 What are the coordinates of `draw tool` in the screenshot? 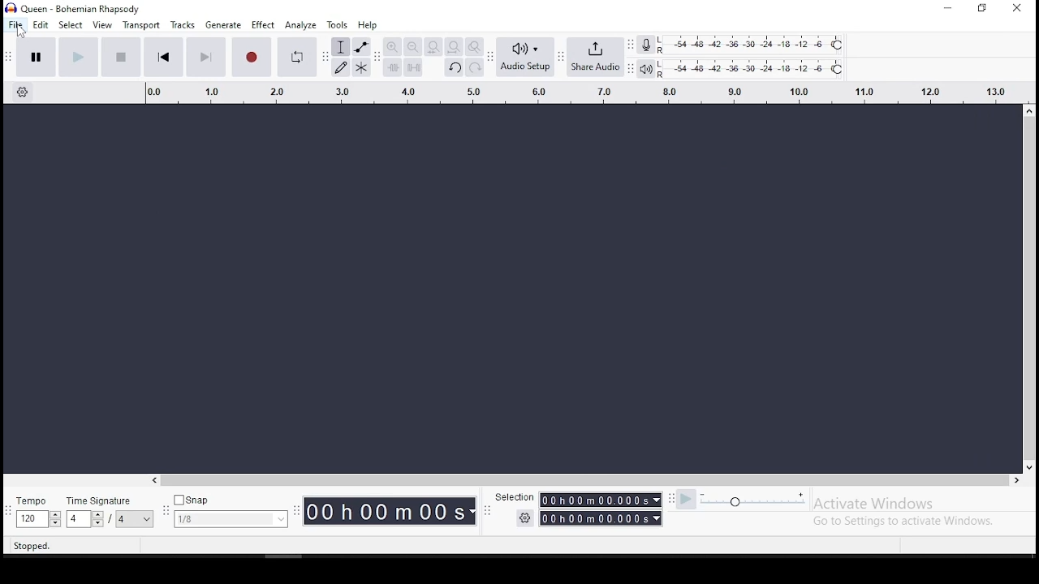 It's located at (341, 67).